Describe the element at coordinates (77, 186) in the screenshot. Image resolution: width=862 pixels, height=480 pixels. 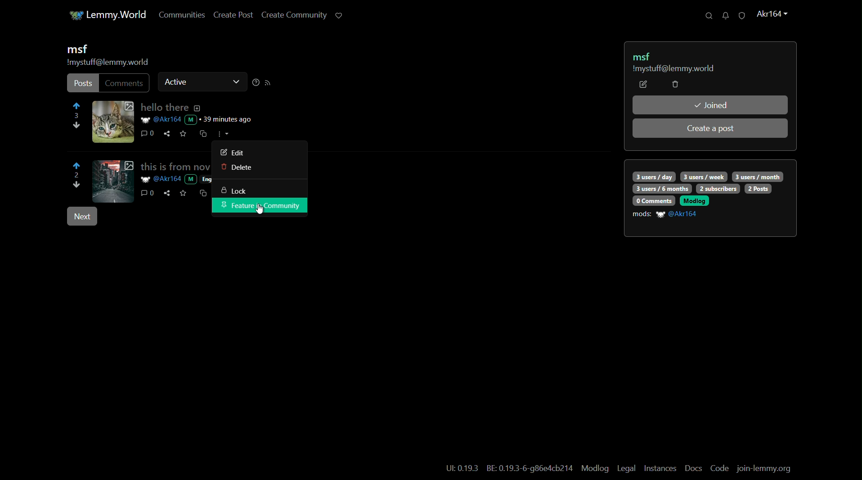
I see `downvote` at that location.